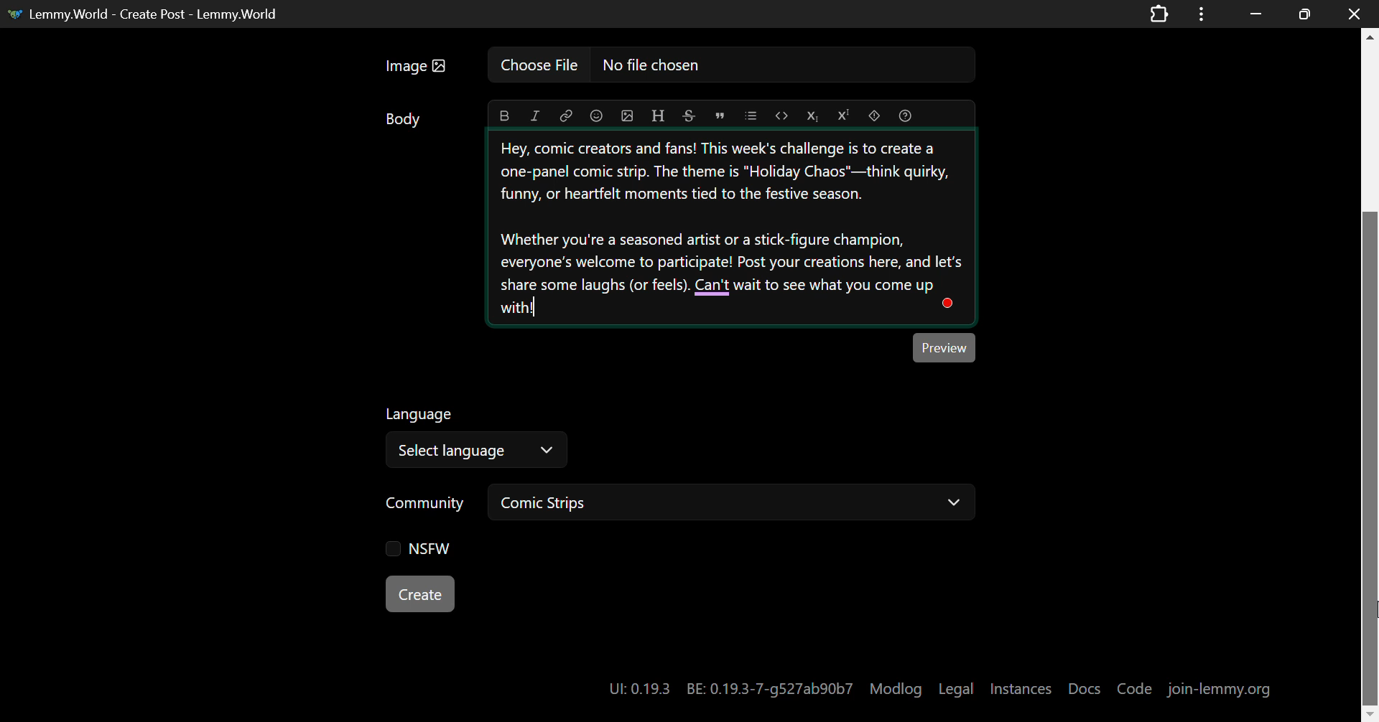  Describe the element at coordinates (720, 115) in the screenshot. I see `quote` at that location.